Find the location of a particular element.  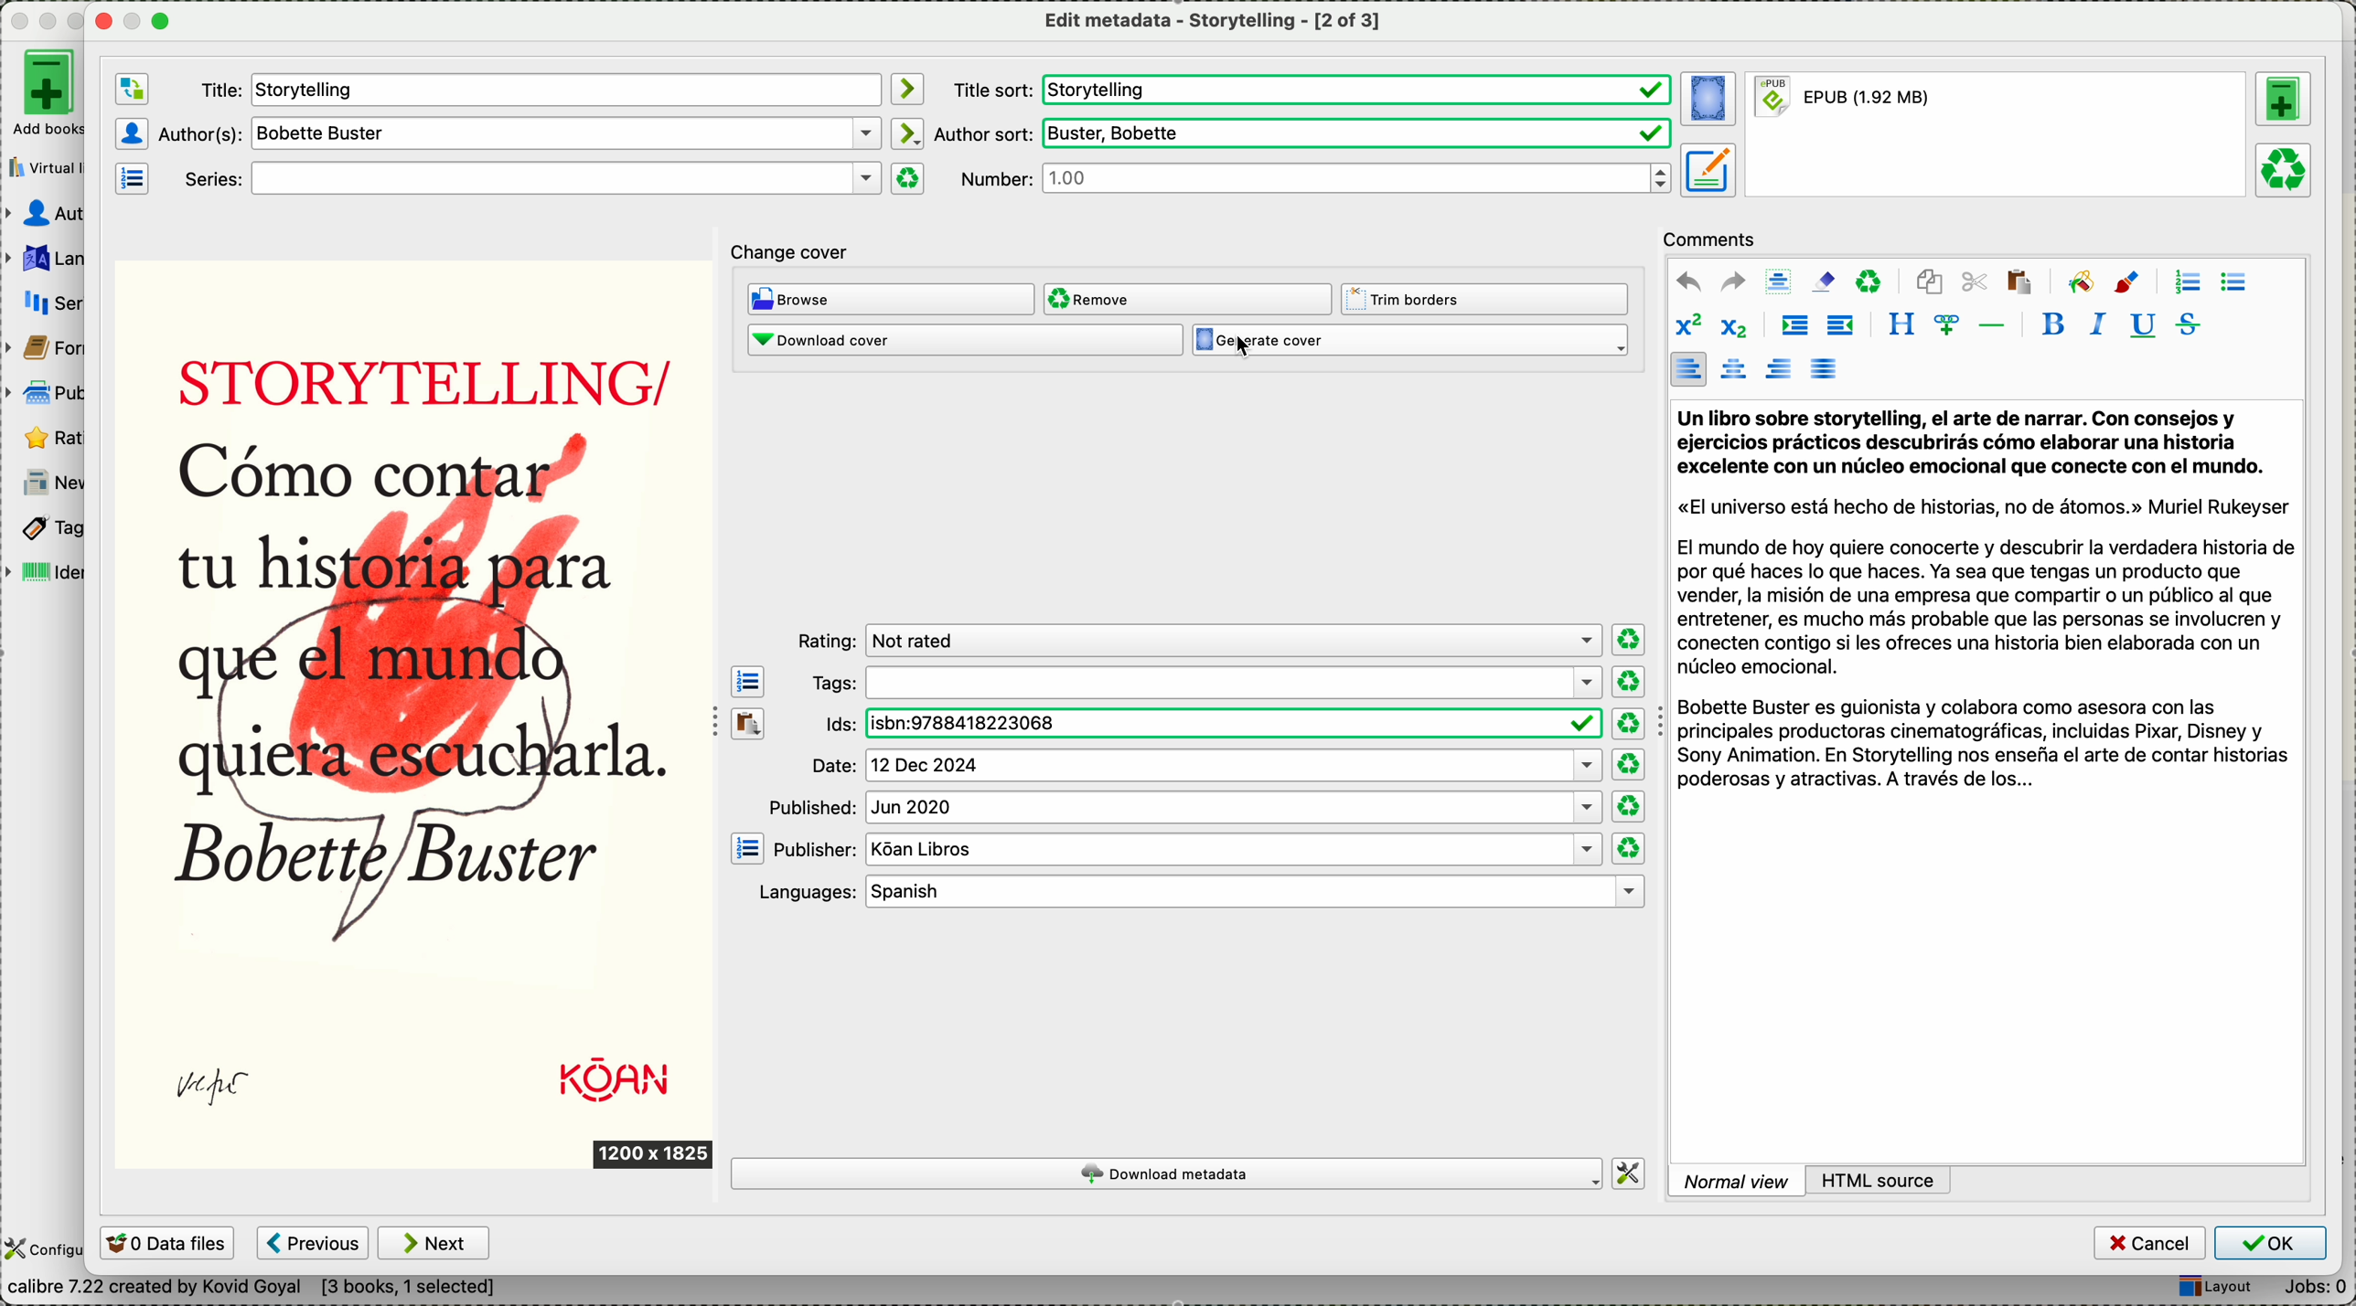

rating is located at coordinates (50, 436).